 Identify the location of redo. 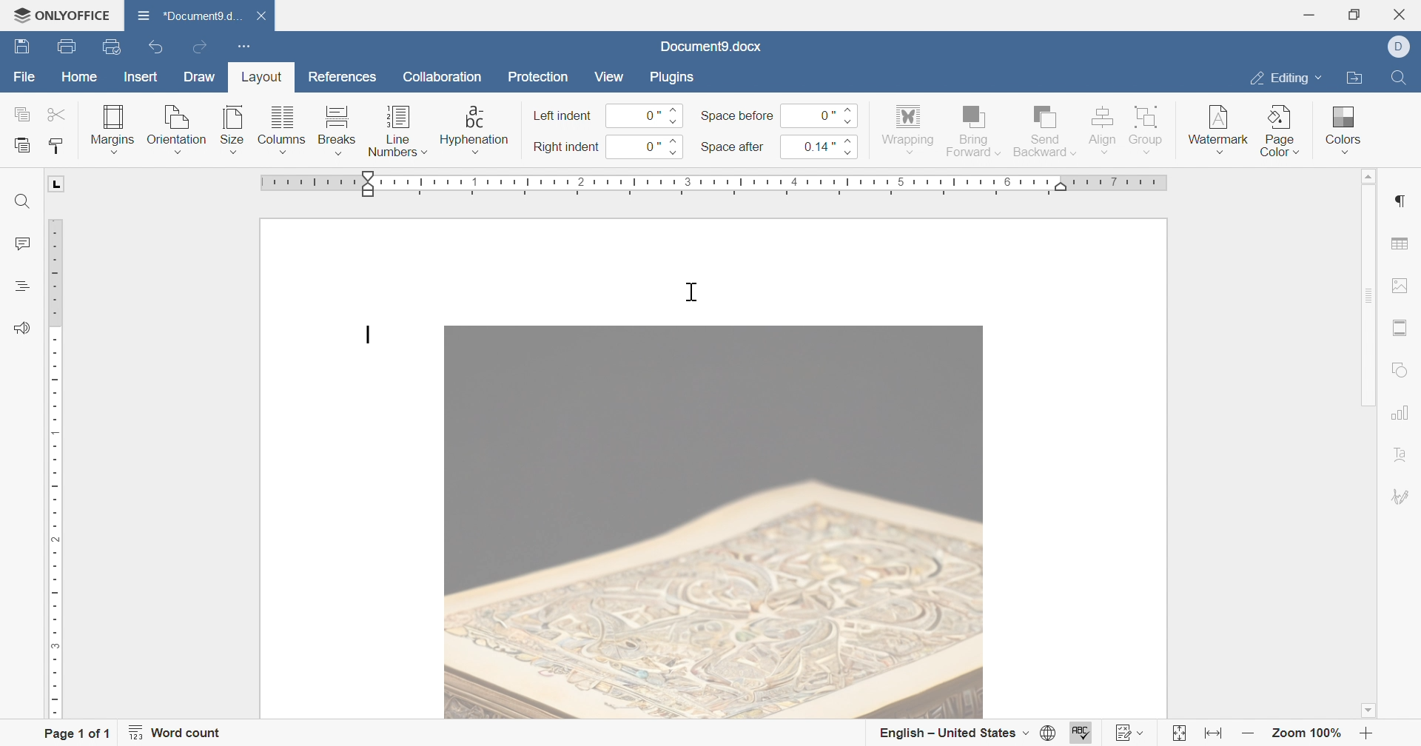
(202, 49).